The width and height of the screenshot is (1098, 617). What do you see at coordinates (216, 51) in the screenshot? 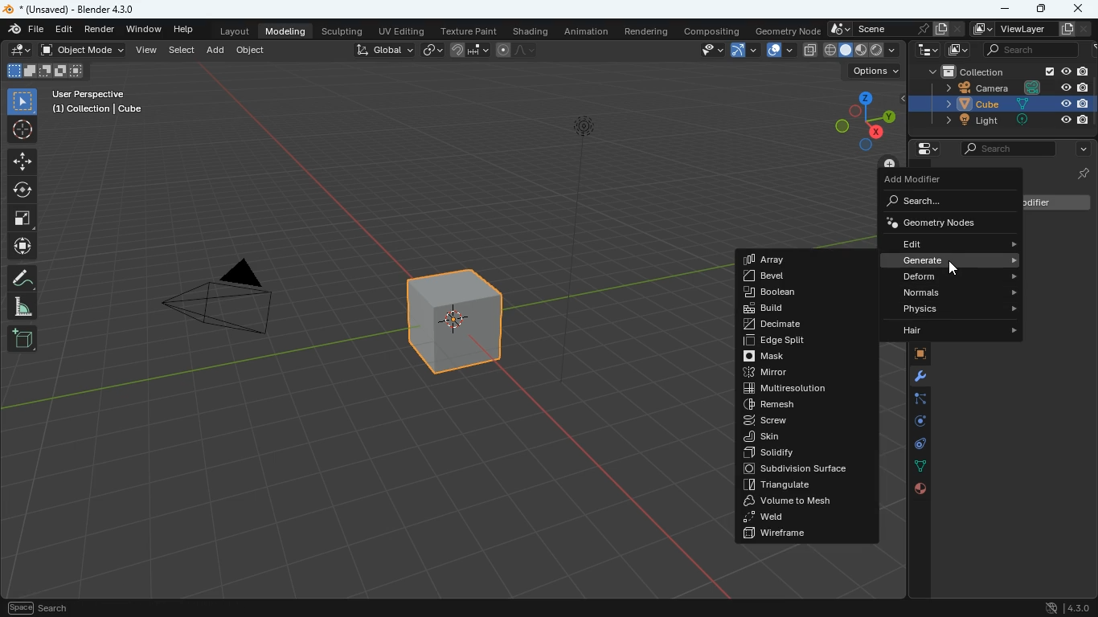
I see `add` at bounding box center [216, 51].